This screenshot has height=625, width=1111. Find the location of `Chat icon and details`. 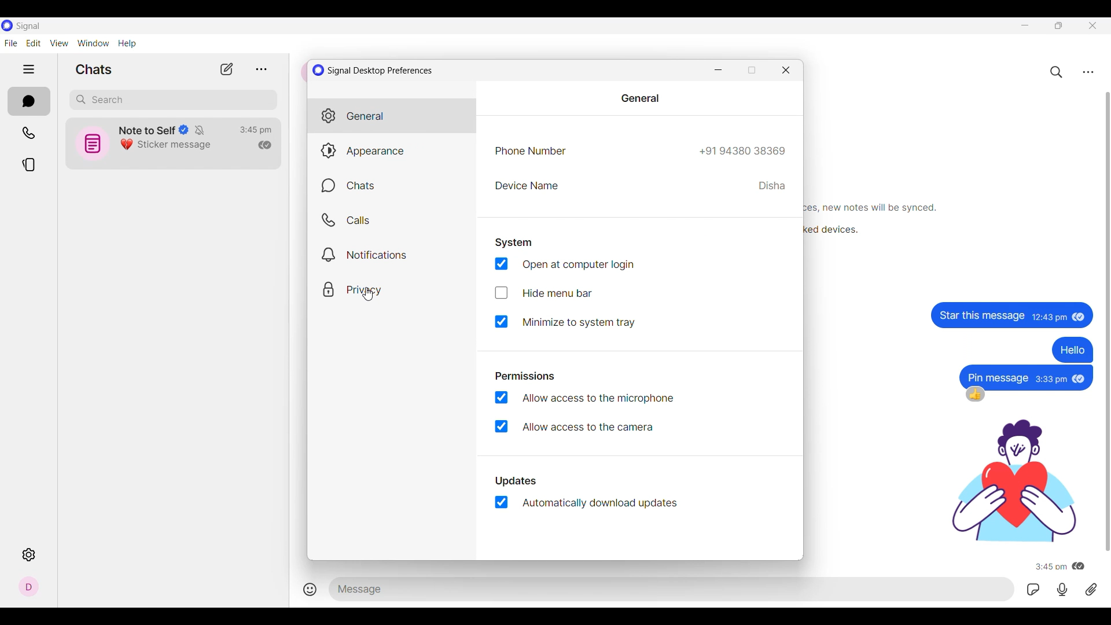

Chat icon and details is located at coordinates (143, 142).